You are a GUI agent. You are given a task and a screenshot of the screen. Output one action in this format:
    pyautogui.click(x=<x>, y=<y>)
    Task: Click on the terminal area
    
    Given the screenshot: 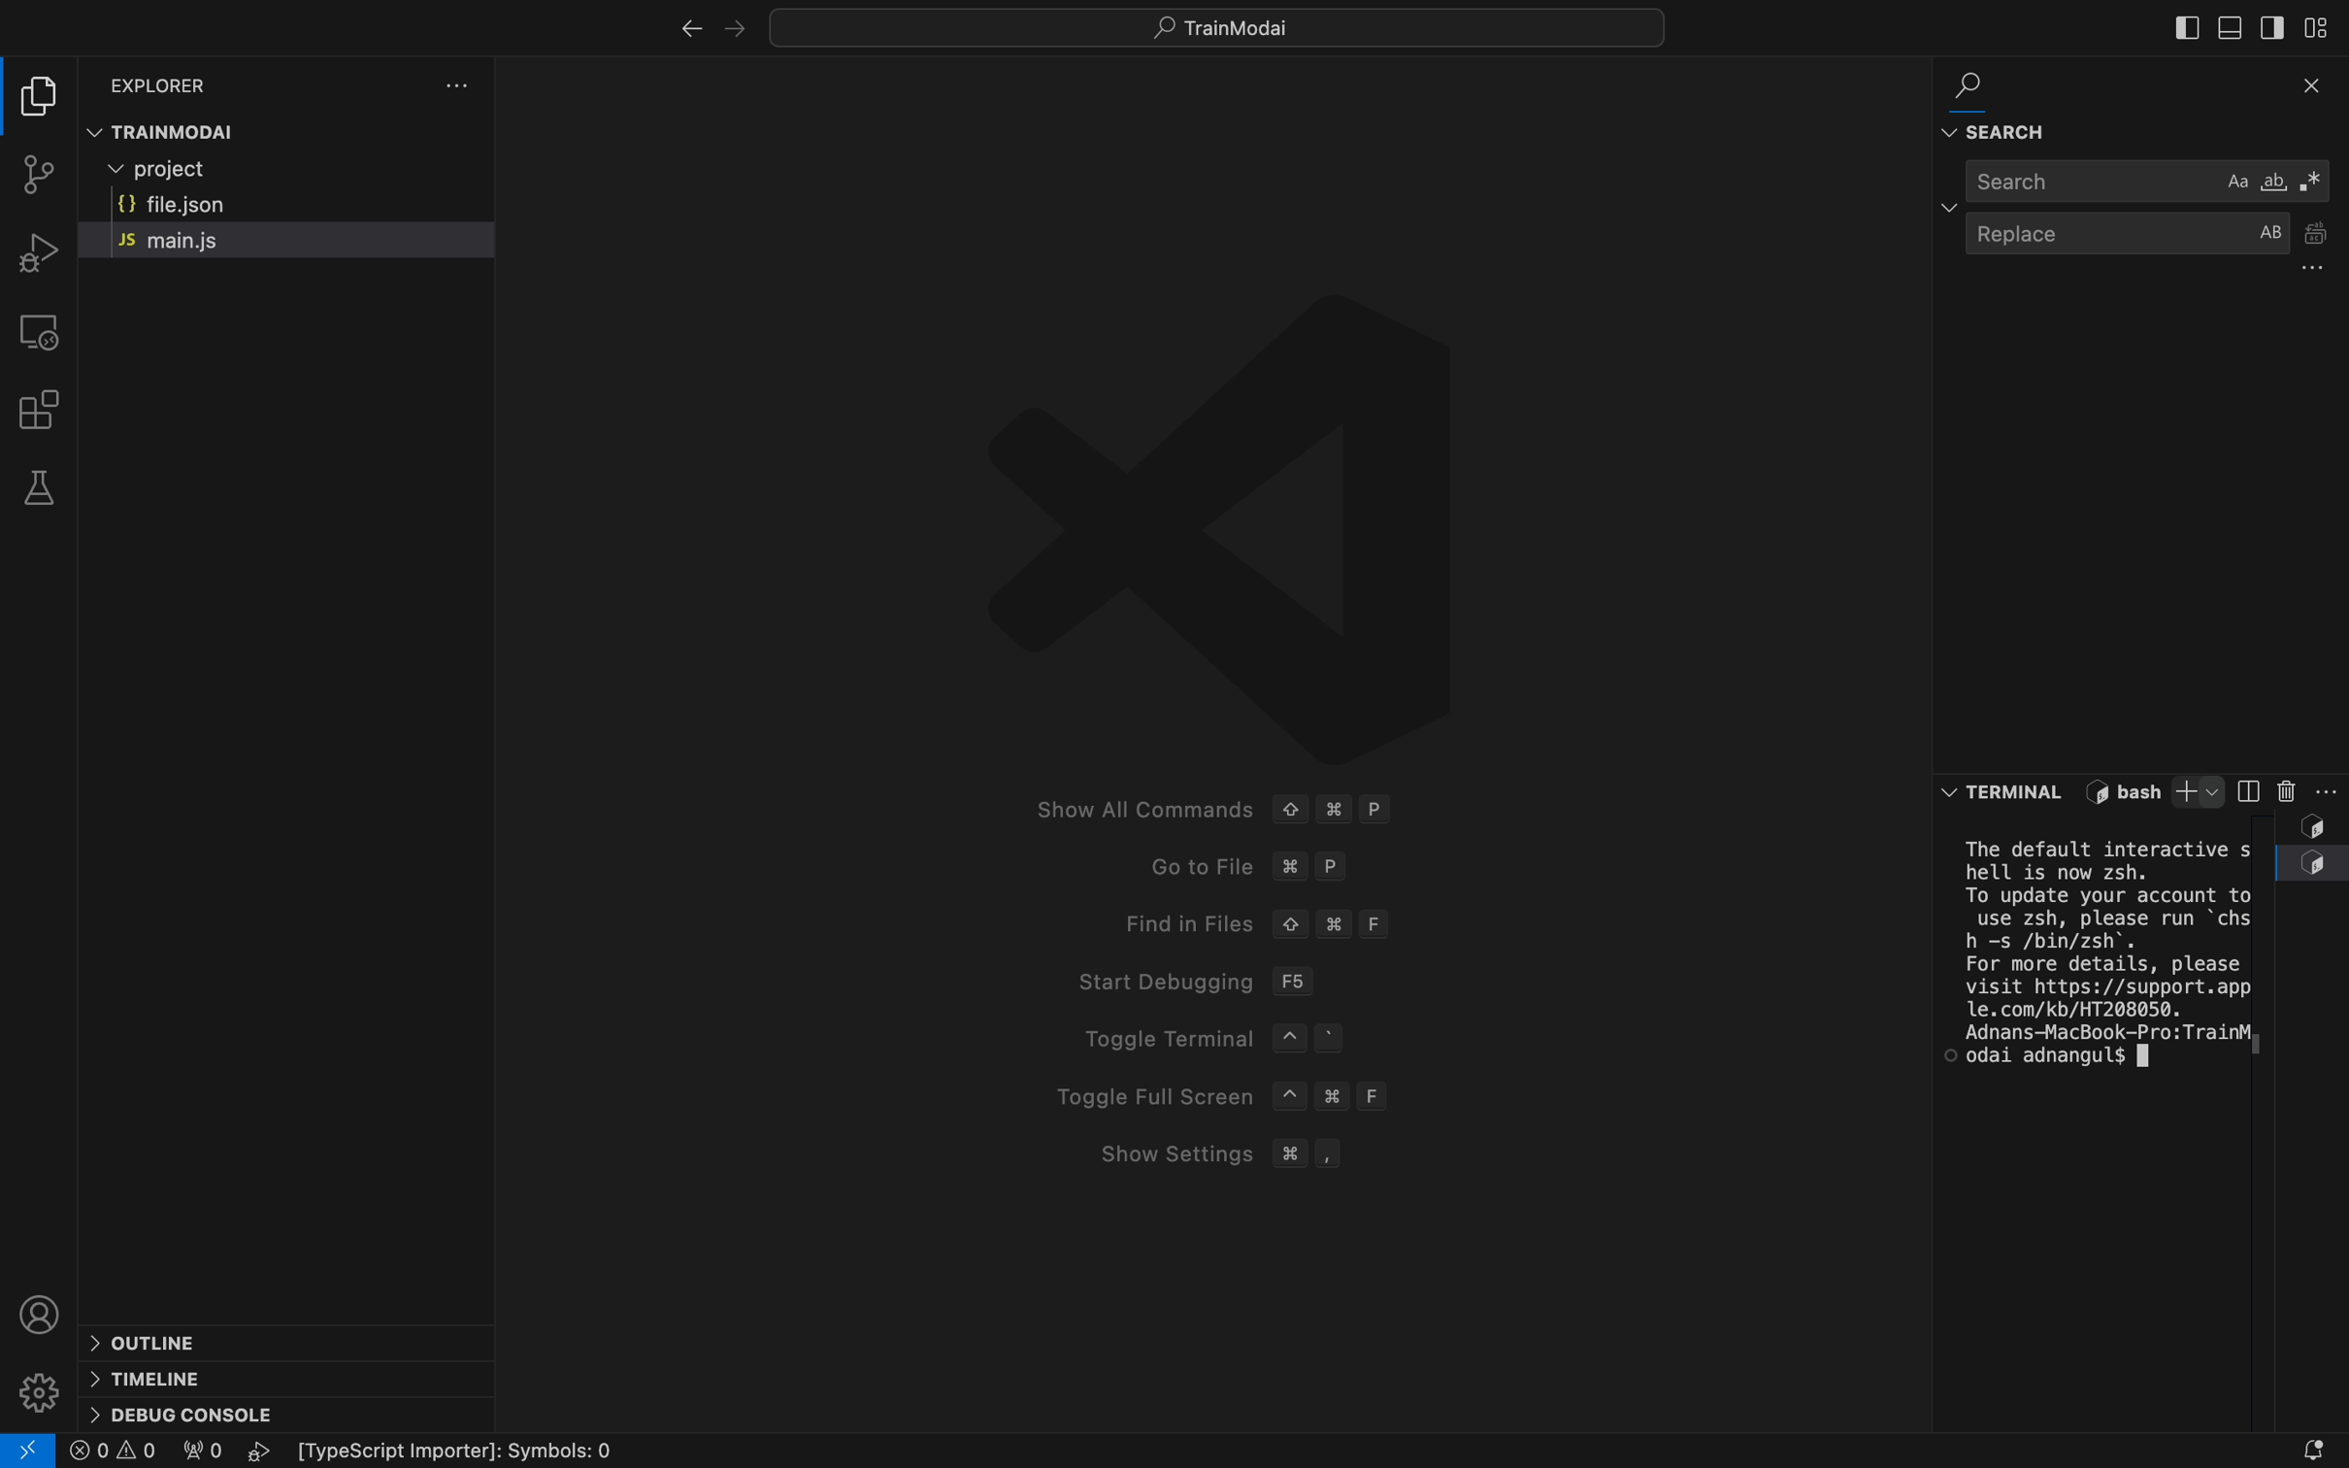 What is the action you would take?
    pyautogui.click(x=2105, y=956)
    